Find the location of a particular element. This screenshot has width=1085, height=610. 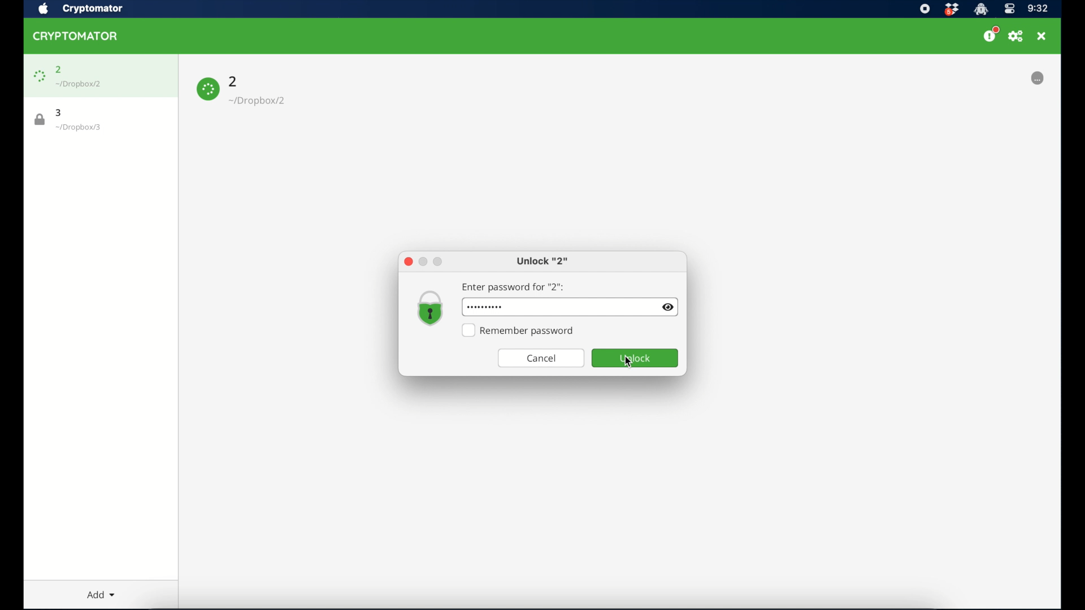

support us is located at coordinates (991, 35).